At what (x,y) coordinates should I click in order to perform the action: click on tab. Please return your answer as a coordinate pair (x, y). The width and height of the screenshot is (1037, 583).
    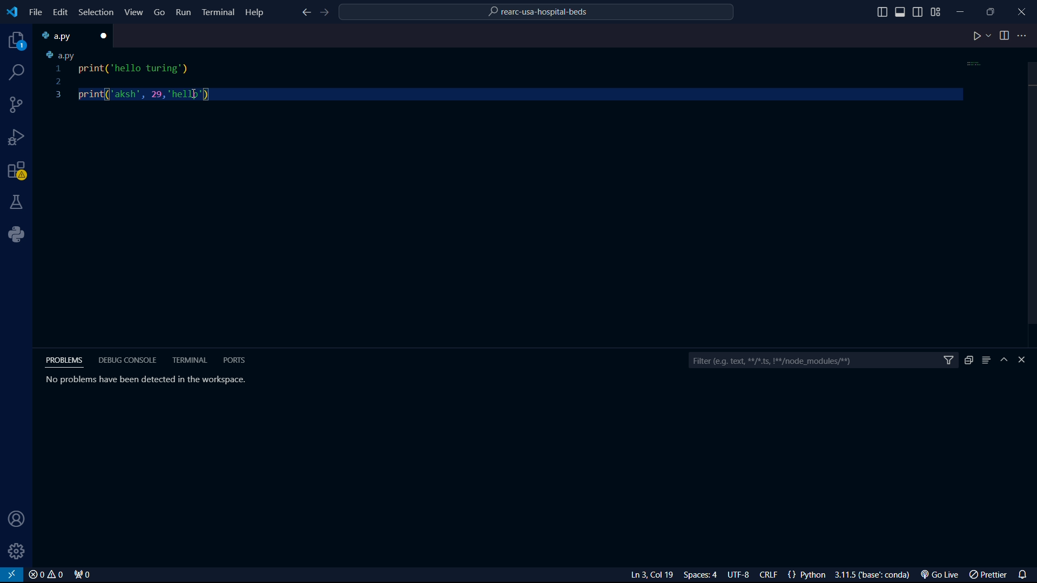
    Looking at the image, I should click on (65, 36).